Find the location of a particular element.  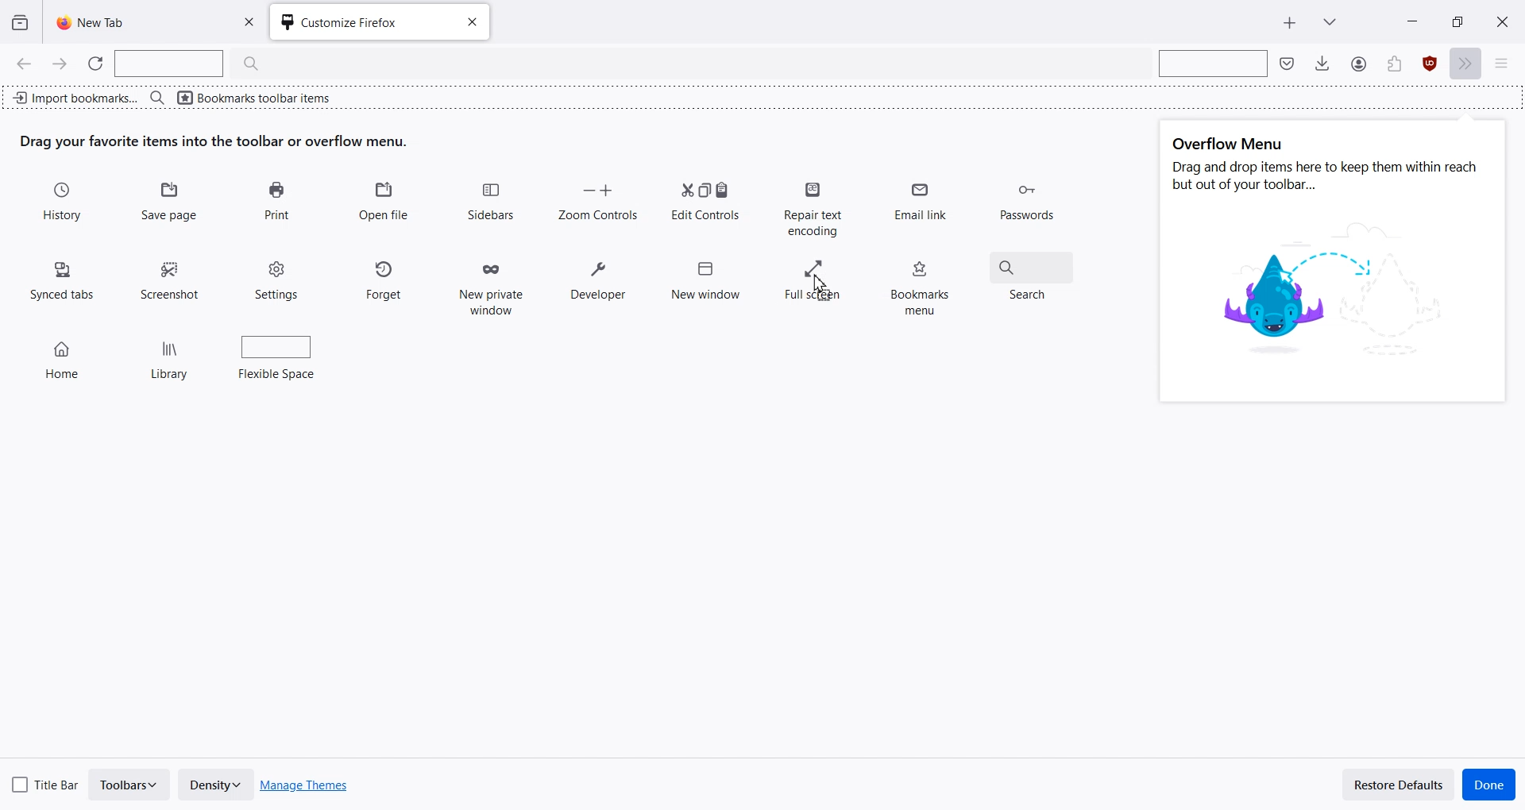

Bookmarks toolbar items is located at coordinates (272, 96).